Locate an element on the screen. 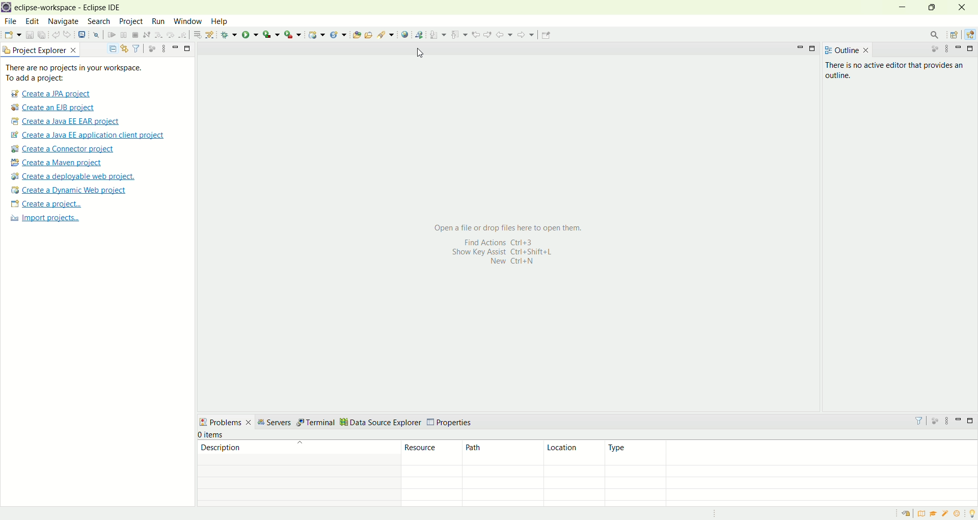 This screenshot has width=978, height=520. open is located at coordinates (13, 36).